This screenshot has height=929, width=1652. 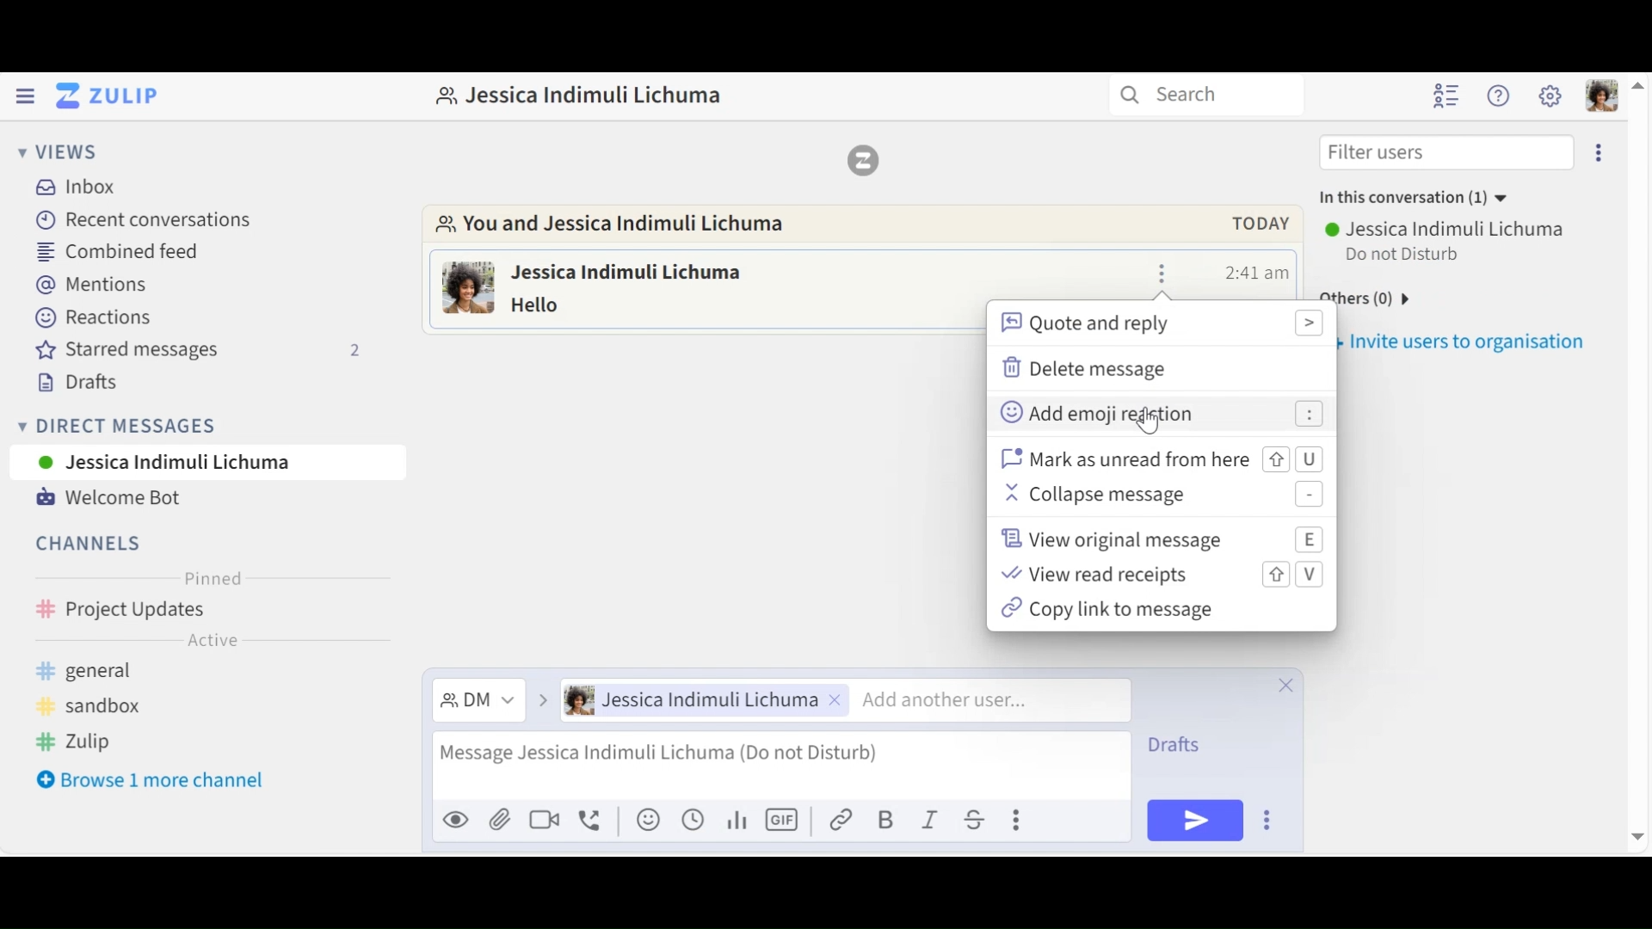 I want to click on message actions, so click(x=1163, y=273).